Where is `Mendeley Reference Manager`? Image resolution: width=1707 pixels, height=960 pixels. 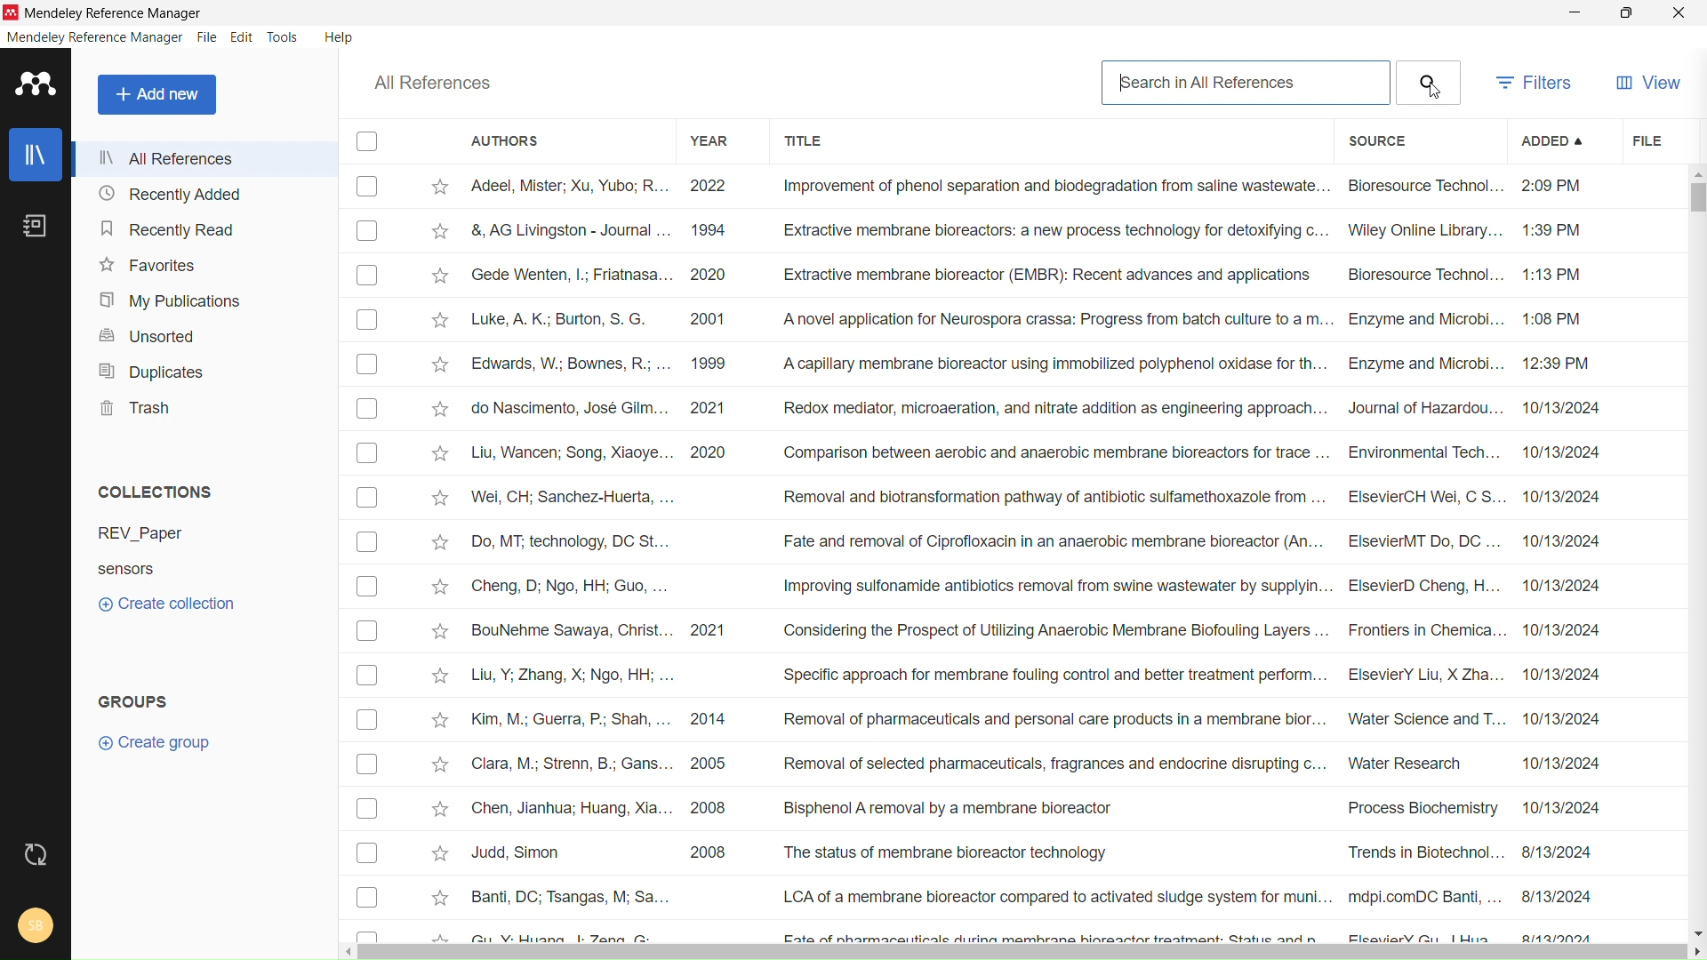 Mendeley Reference Manager is located at coordinates (130, 12).